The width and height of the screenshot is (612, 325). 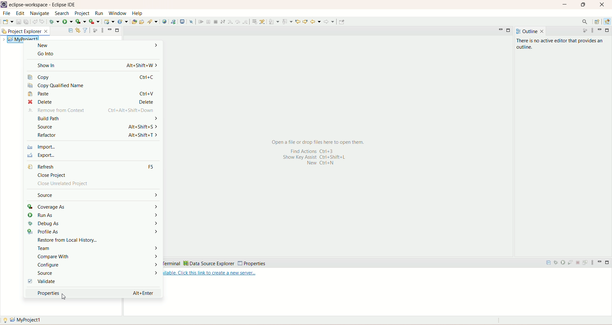 What do you see at coordinates (85, 30) in the screenshot?
I see `filter` at bounding box center [85, 30].